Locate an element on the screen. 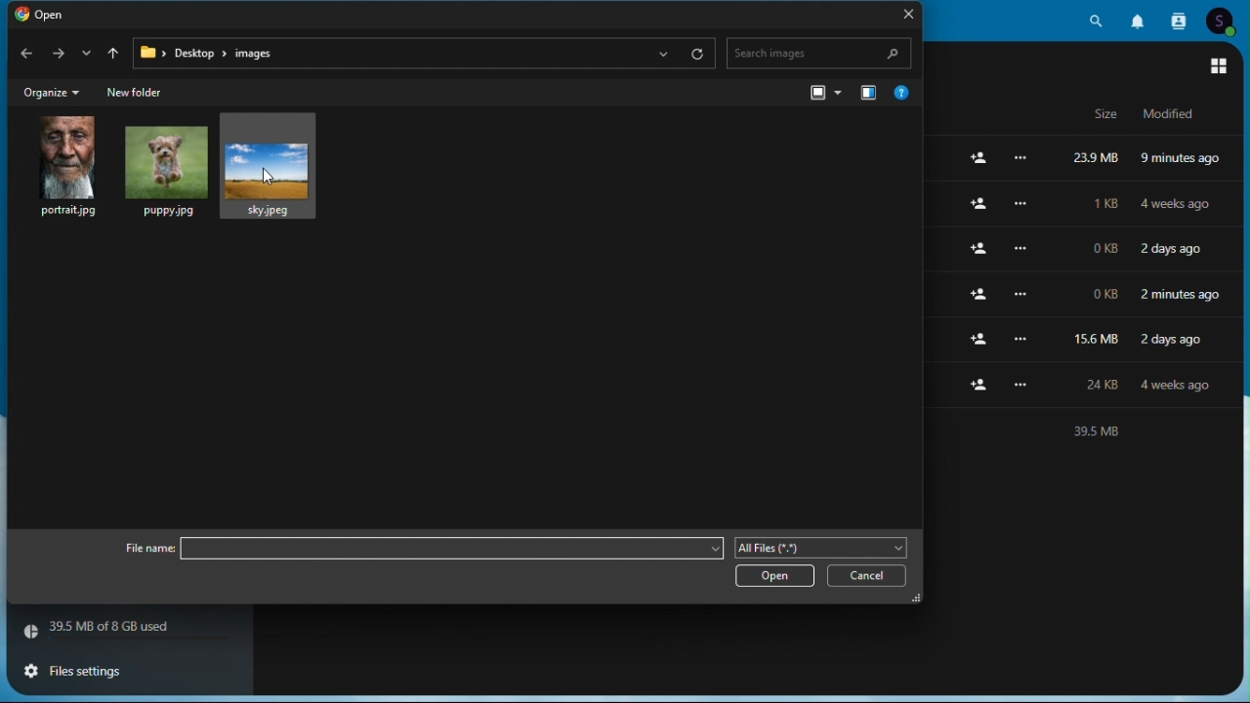  Files is located at coordinates (1085, 336).